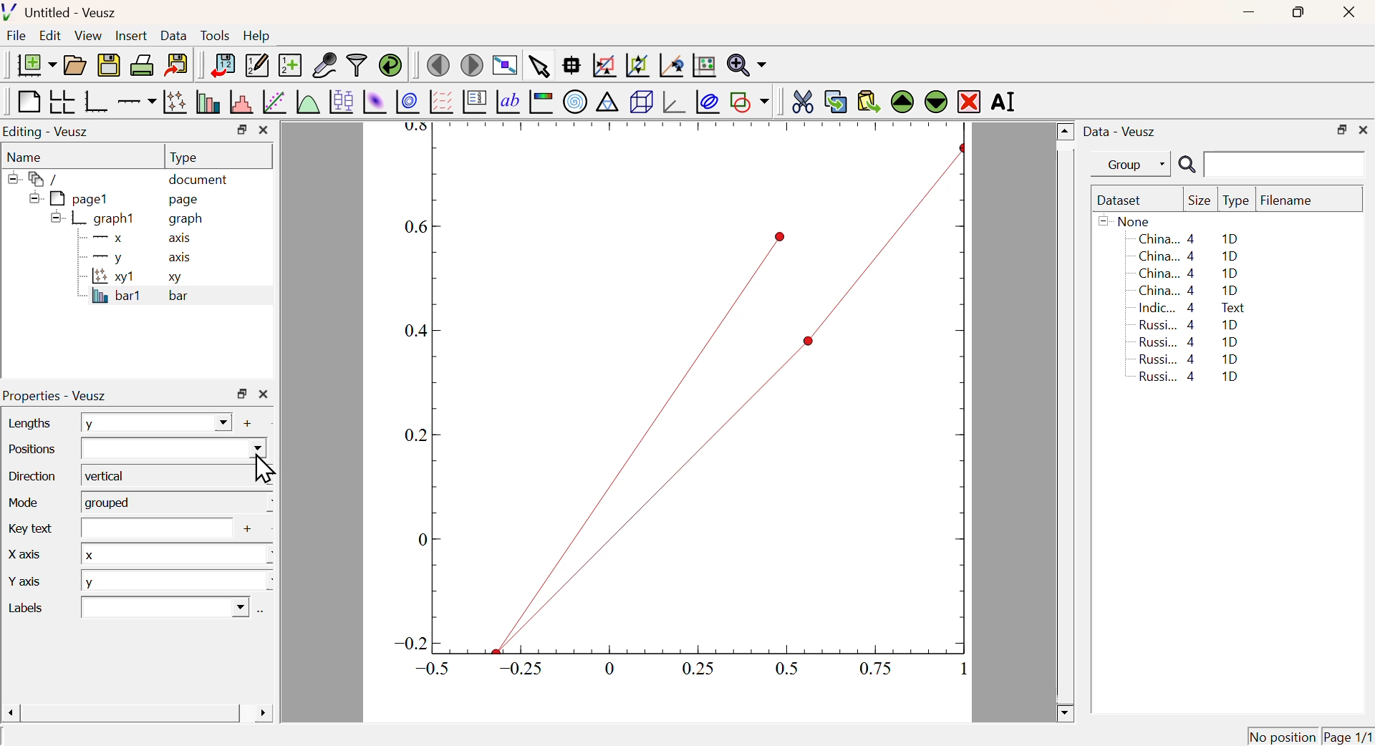 The image size is (1375, 746). What do you see at coordinates (1126, 221) in the screenshot?
I see `None` at bounding box center [1126, 221].